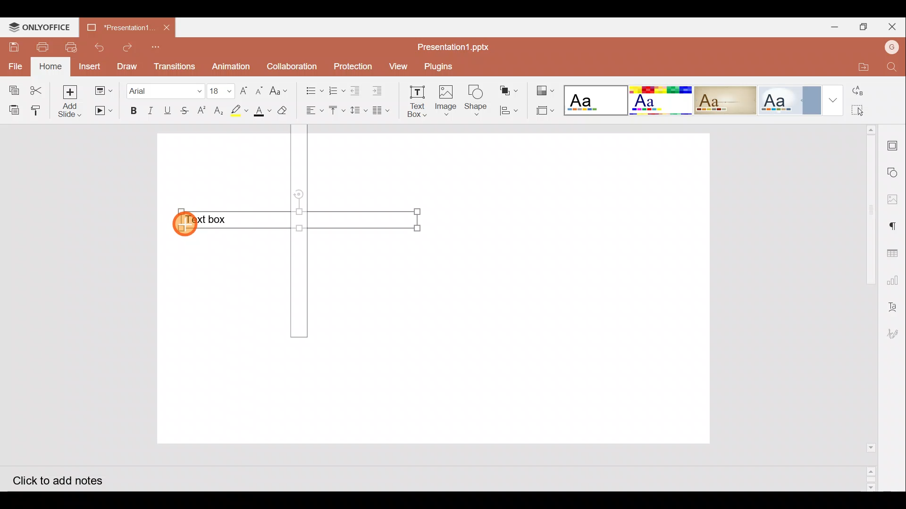 This screenshot has height=509, width=906. Describe the element at coordinates (222, 90) in the screenshot. I see `Font size` at that location.